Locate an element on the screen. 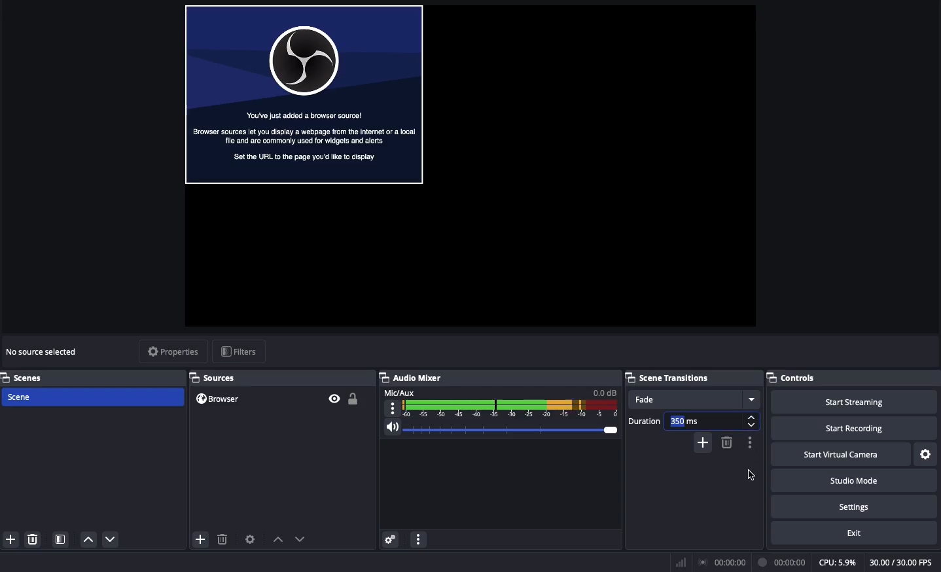 The width and height of the screenshot is (941, 572). Start recording is located at coordinates (846, 429).